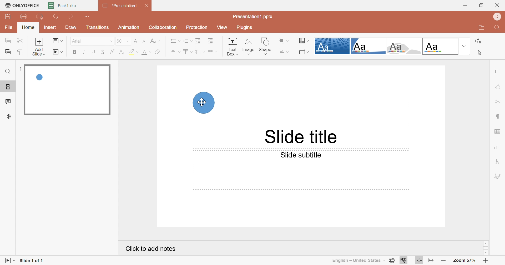 The image size is (505, 265). Describe the element at coordinates (114, 52) in the screenshot. I see `Superscript` at that location.